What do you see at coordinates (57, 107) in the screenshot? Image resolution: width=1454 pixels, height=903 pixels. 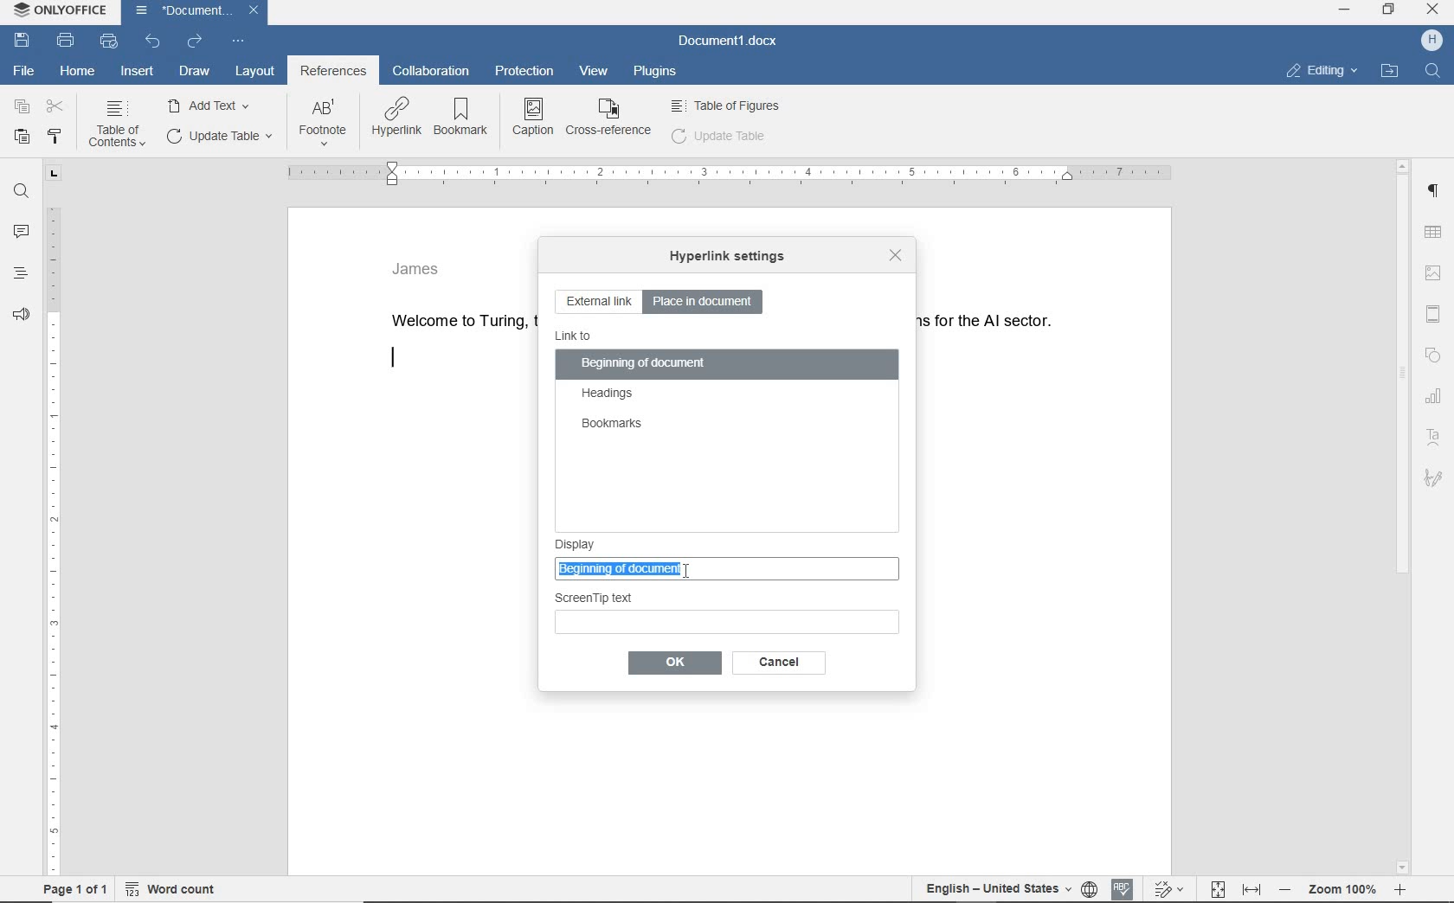 I see `cut` at bounding box center [57, 107].